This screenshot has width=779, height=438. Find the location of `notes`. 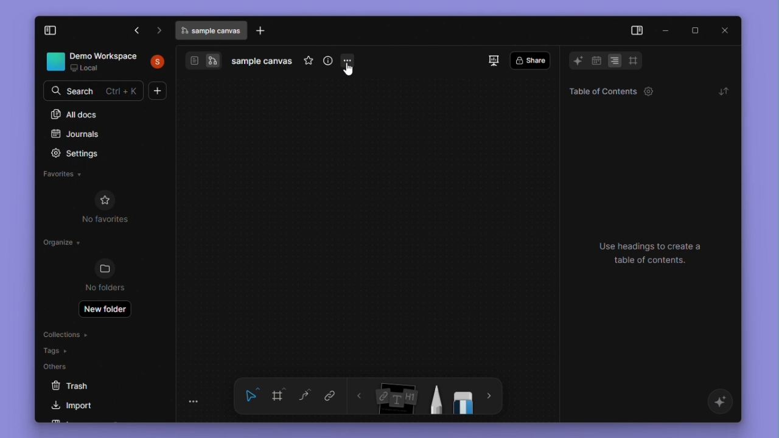

notes is located at coordinates (397, 398).